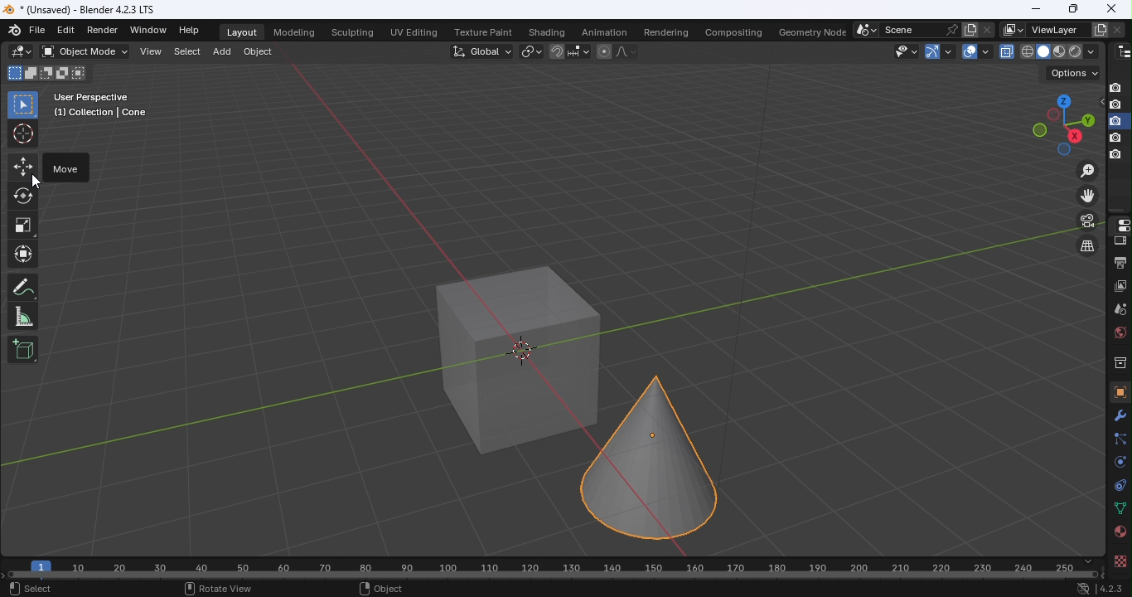  What do you see at coordinates (1086, 170) in the screenshot?
I see `Zoon in or out in the view` at bounding box center [1086, 170].